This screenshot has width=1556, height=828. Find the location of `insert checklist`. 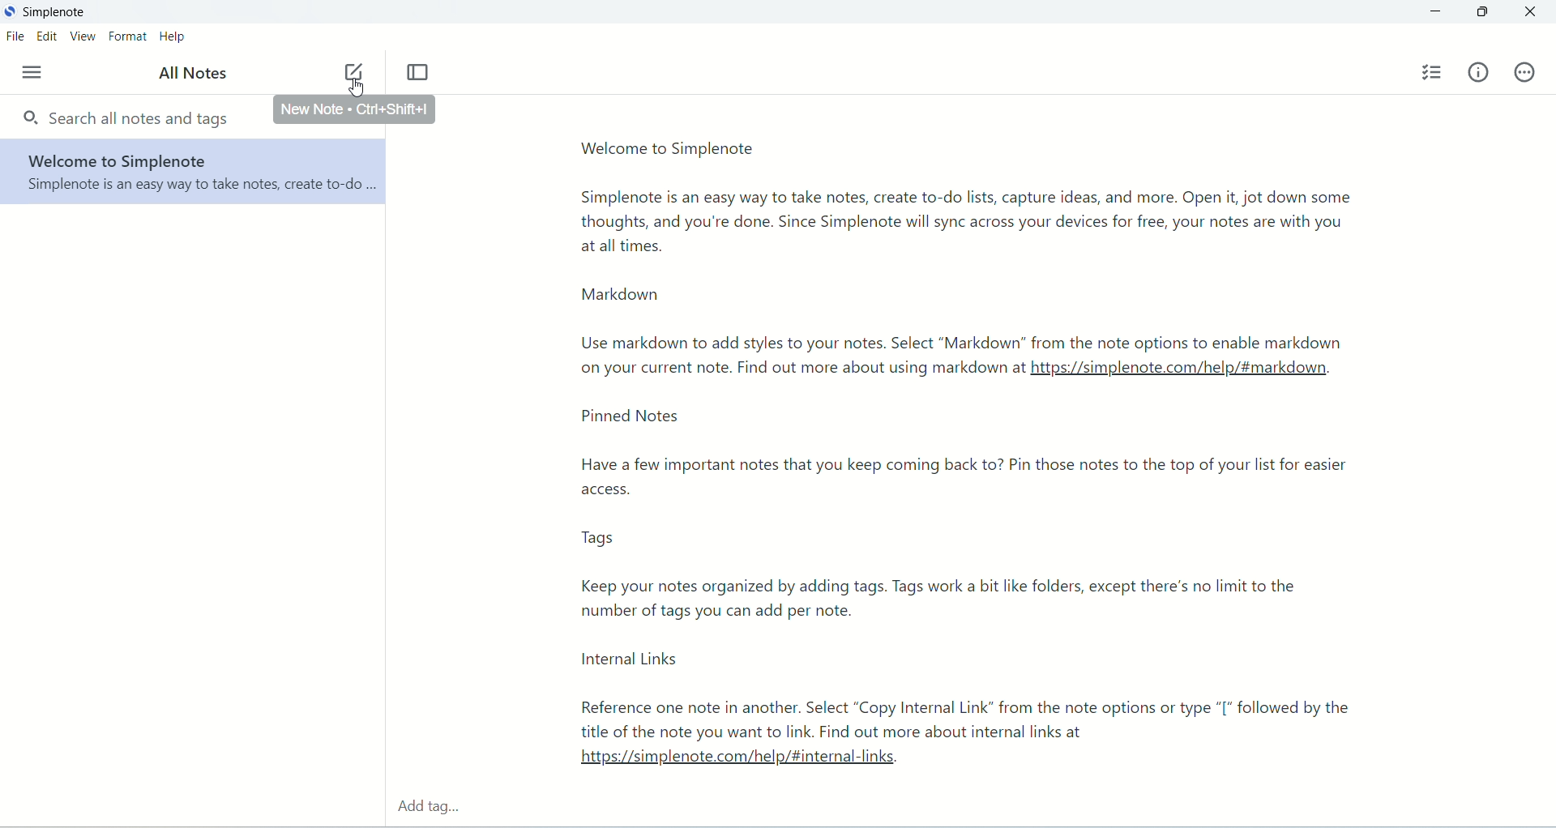

insert checklist is located at coordinates (1429, 75).